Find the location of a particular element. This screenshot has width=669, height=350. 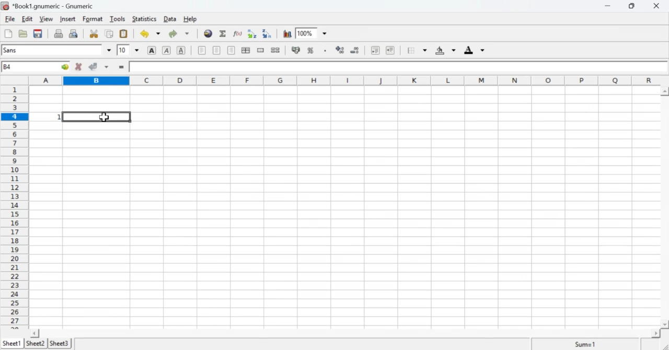

scroll left is located at coordinates (34, 333).